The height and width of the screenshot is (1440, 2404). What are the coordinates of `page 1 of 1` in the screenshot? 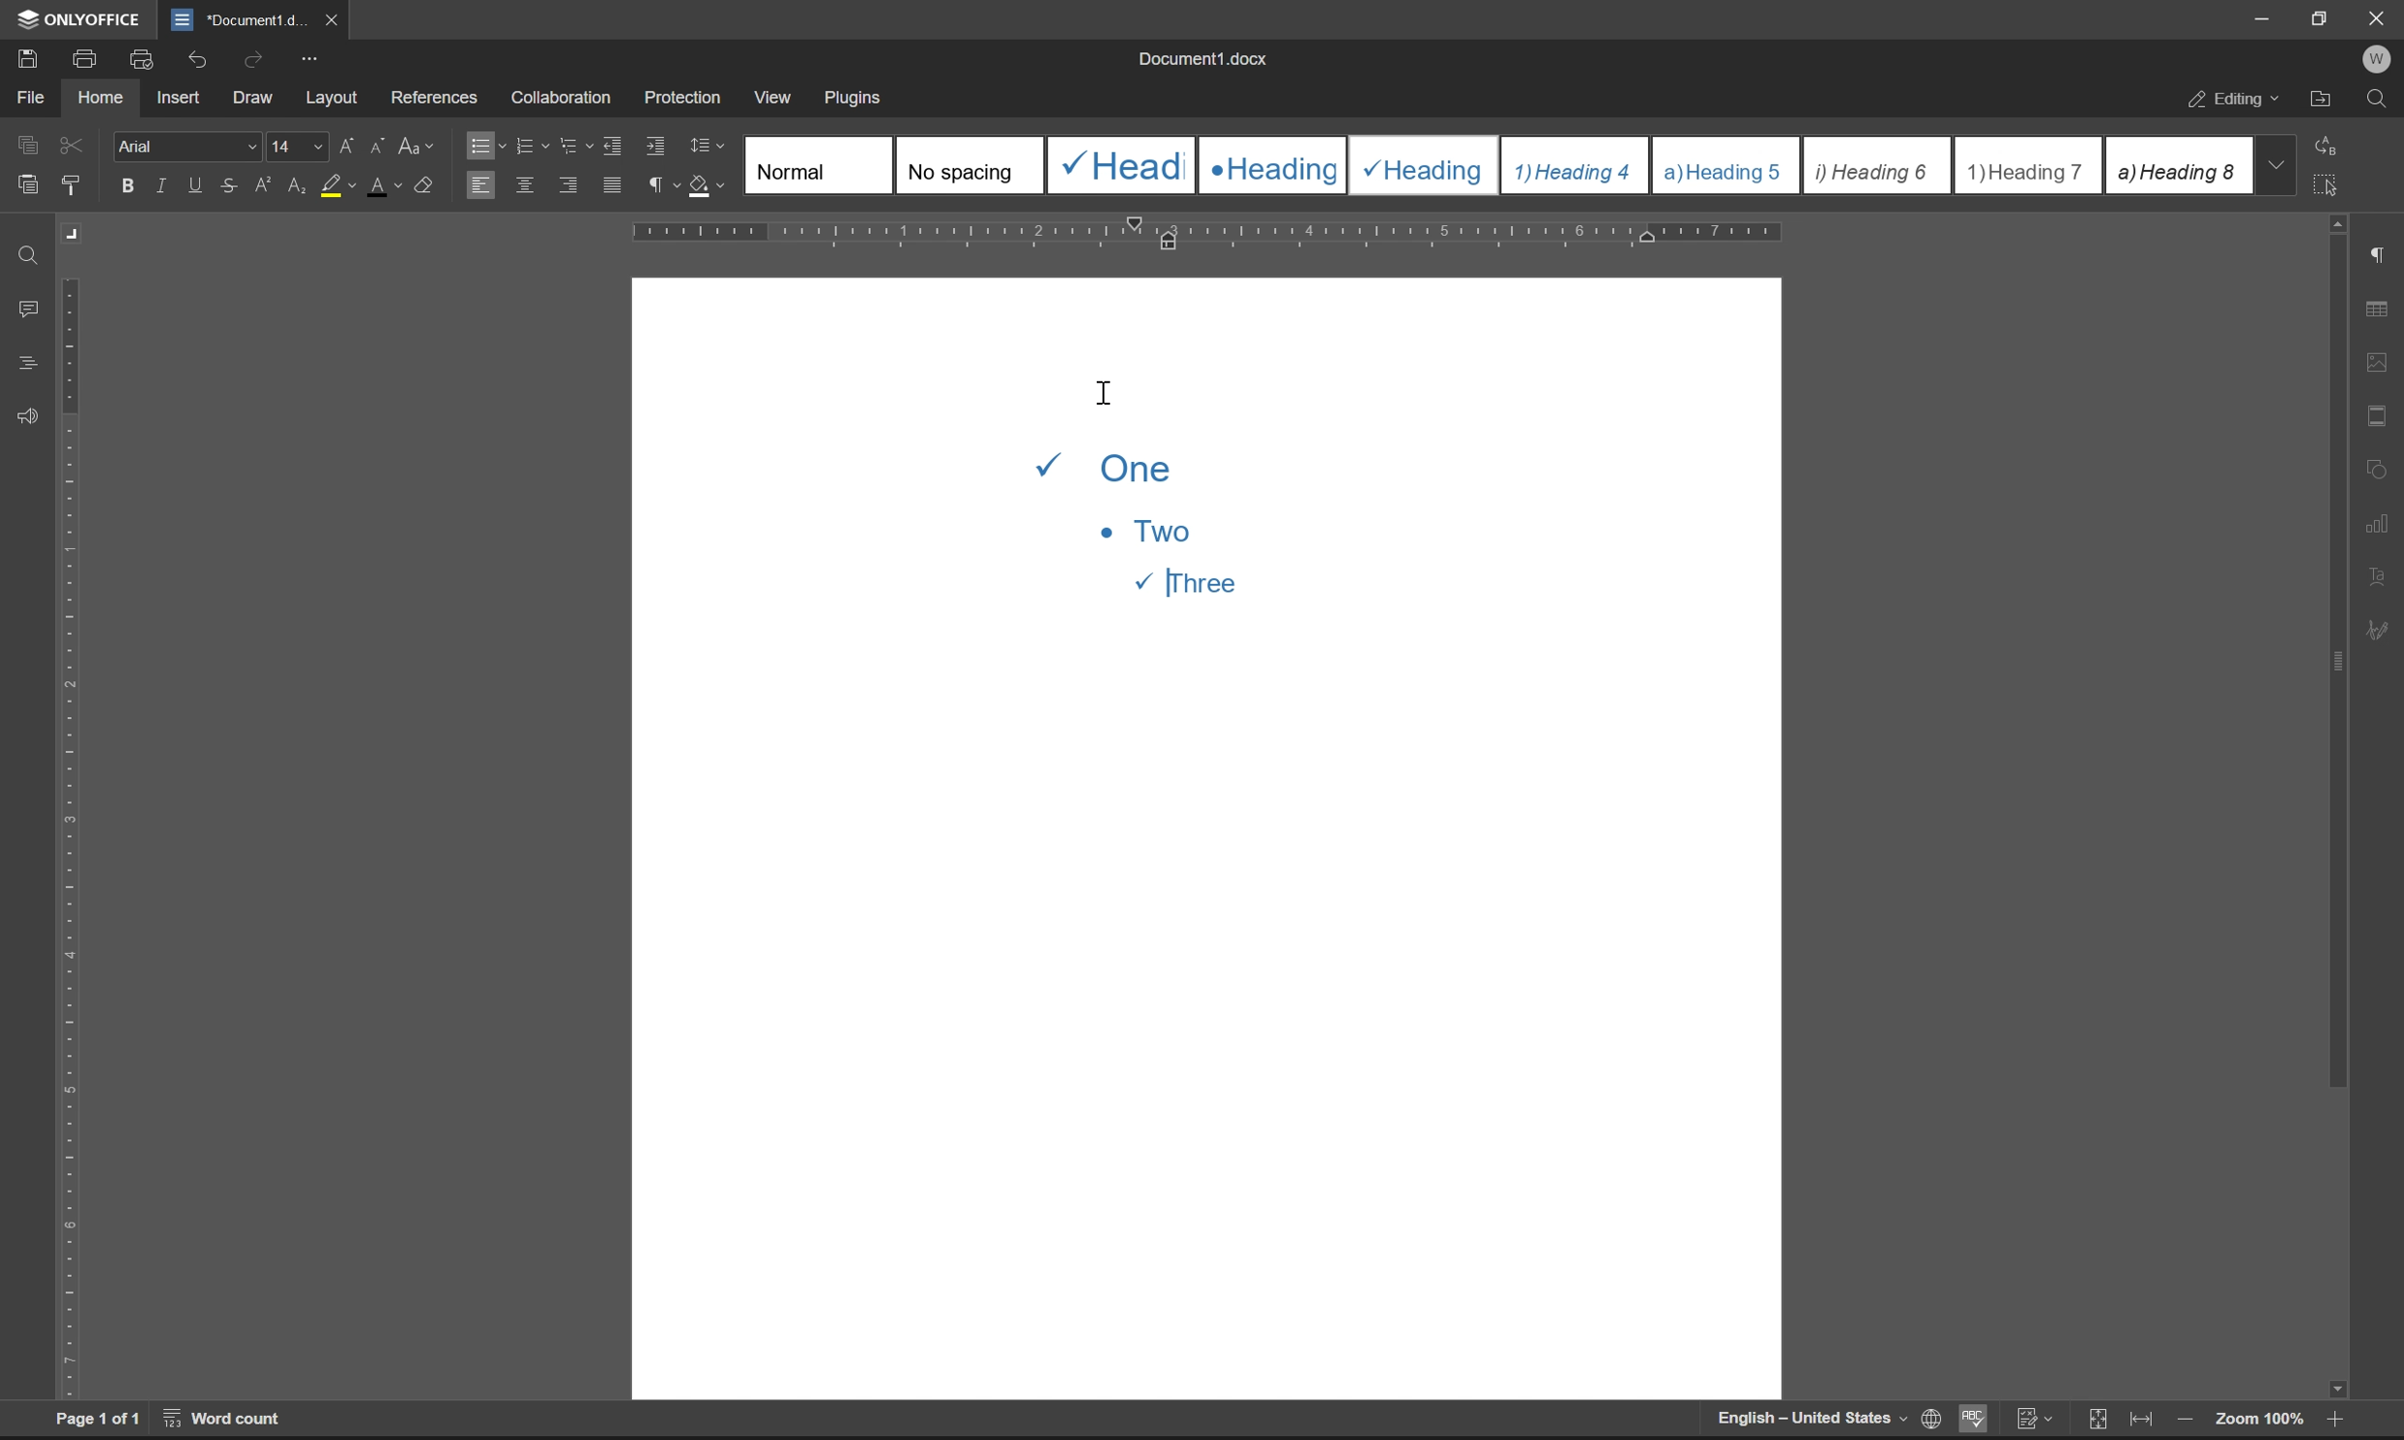 It's located at (98, 1419).